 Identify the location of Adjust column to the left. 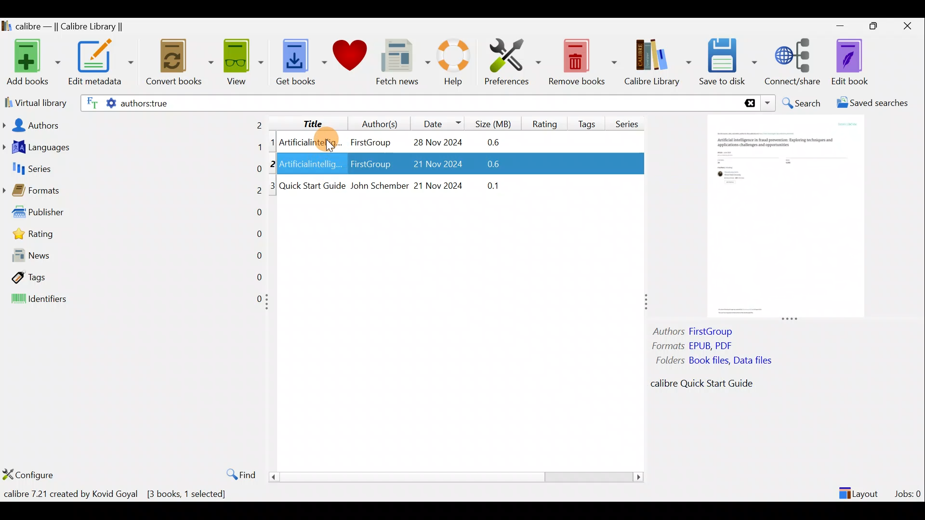
(270, 305).